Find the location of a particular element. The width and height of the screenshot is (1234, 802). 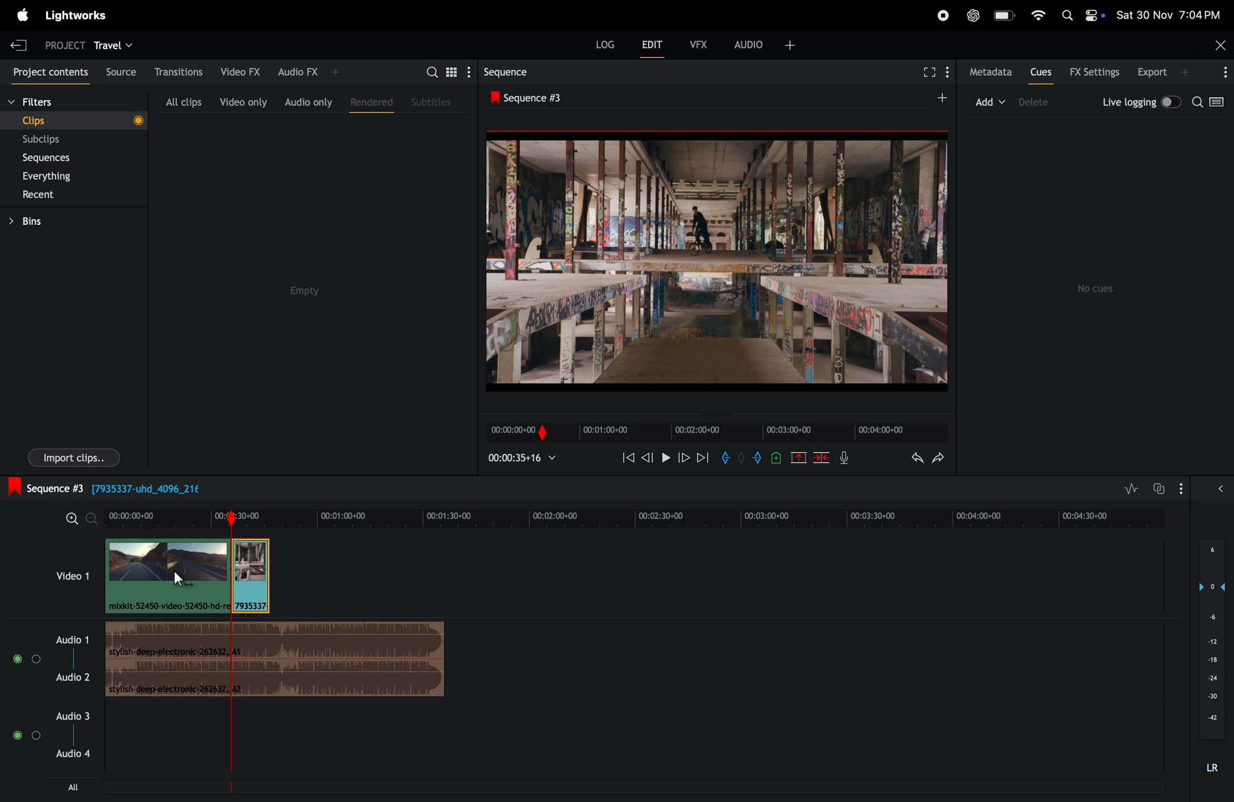

Audio is located at coordinates (1220, 491).